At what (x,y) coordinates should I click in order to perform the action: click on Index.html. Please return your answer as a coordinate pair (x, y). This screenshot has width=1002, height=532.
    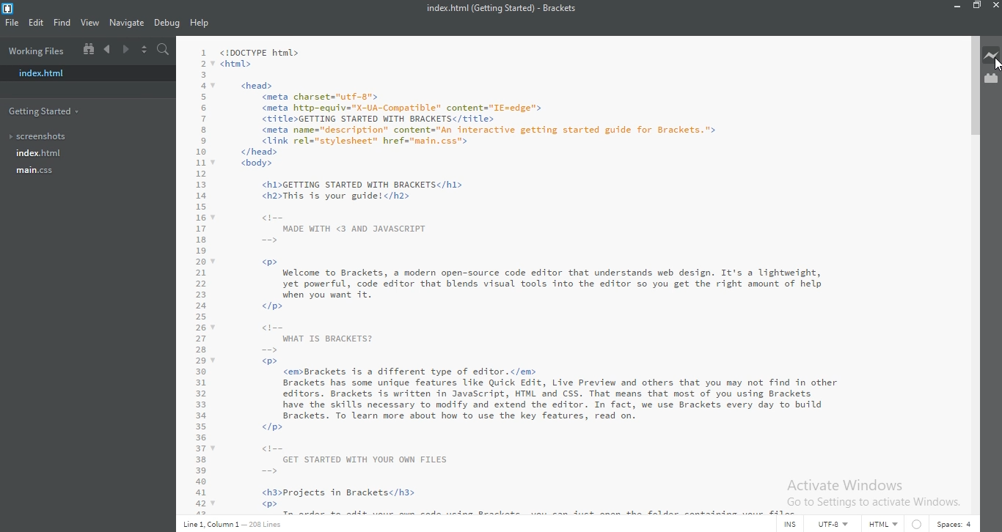
    Looking at the image, I should click on (83, 75).